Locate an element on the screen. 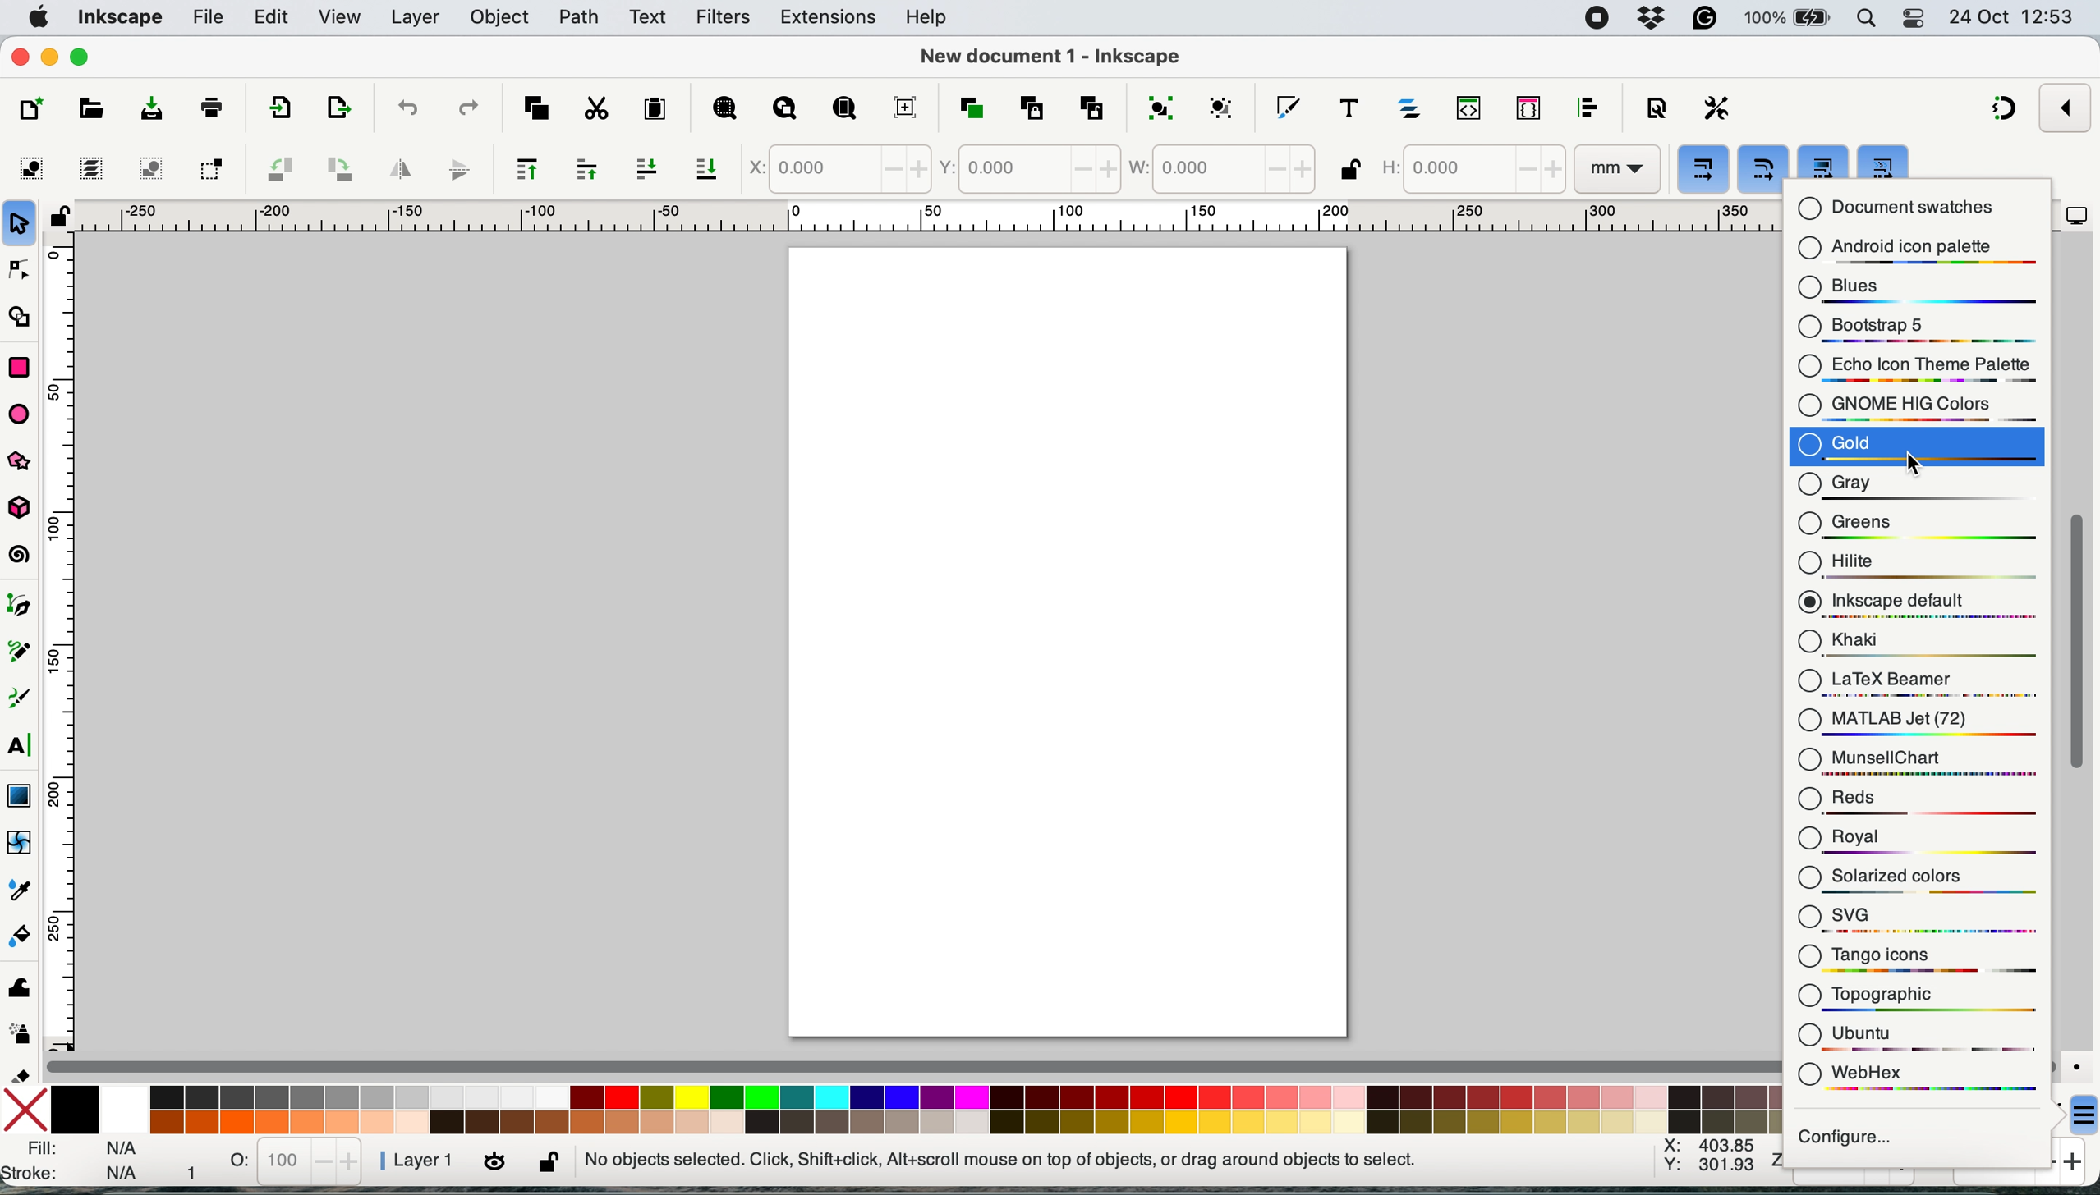  No objects selected. Click, Shift + Click, Alt + Scroll mouse on top of objects, or drag around objects to select. is located at coordinates (1007, 1157).